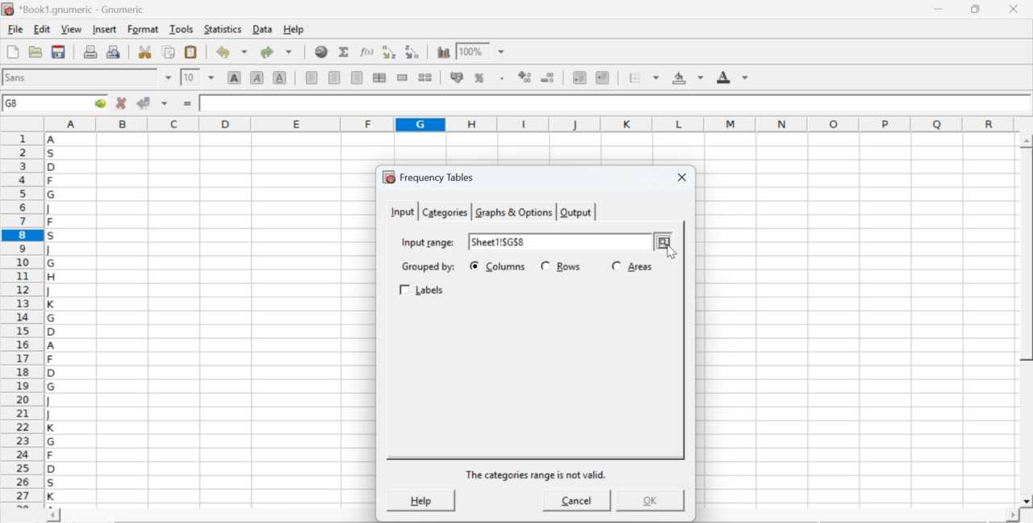 The image size is (1033, 523). I want to click on merge a range of cells, so click(403, 77).